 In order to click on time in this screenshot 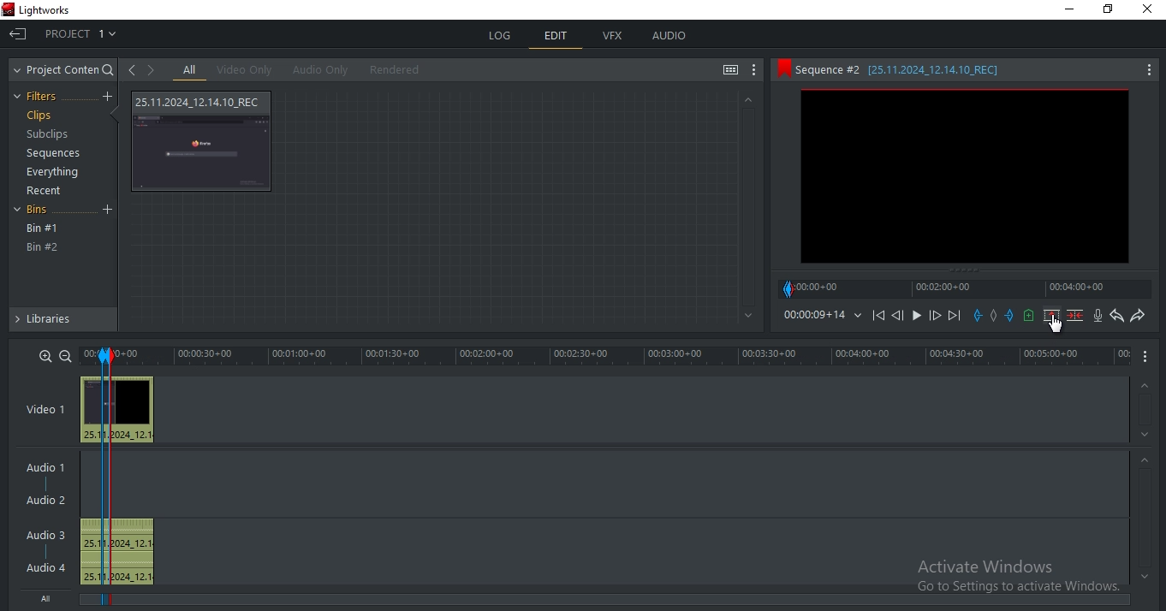, I will do `click(822, 315)`.